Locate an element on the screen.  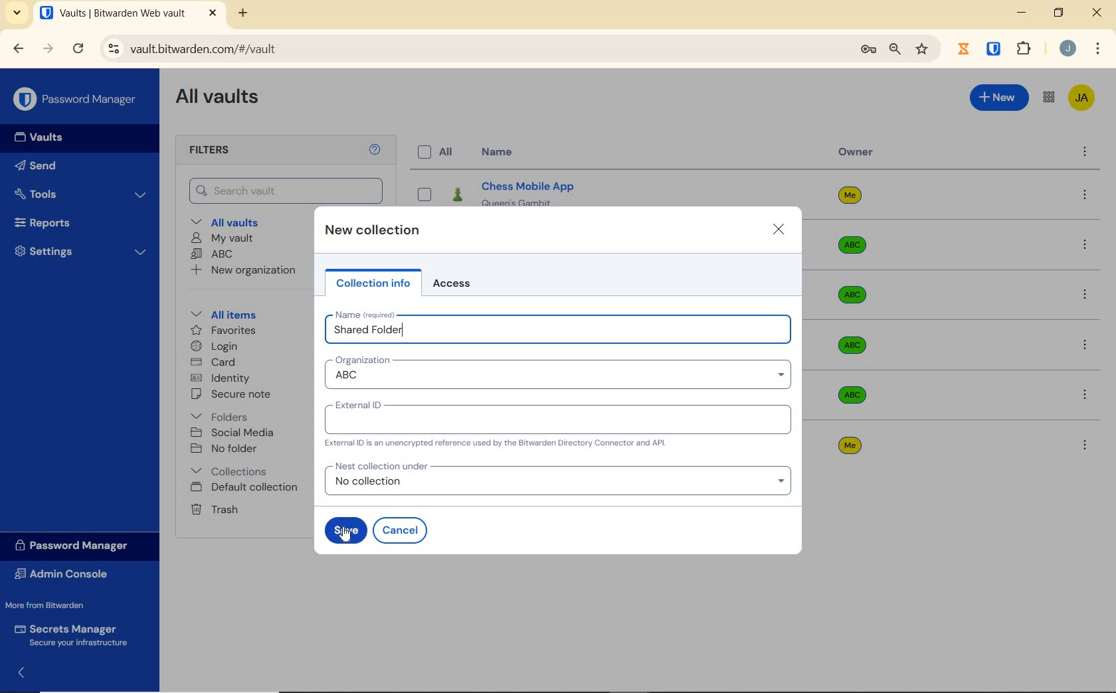
more options is located at coordinates (1087, 445).